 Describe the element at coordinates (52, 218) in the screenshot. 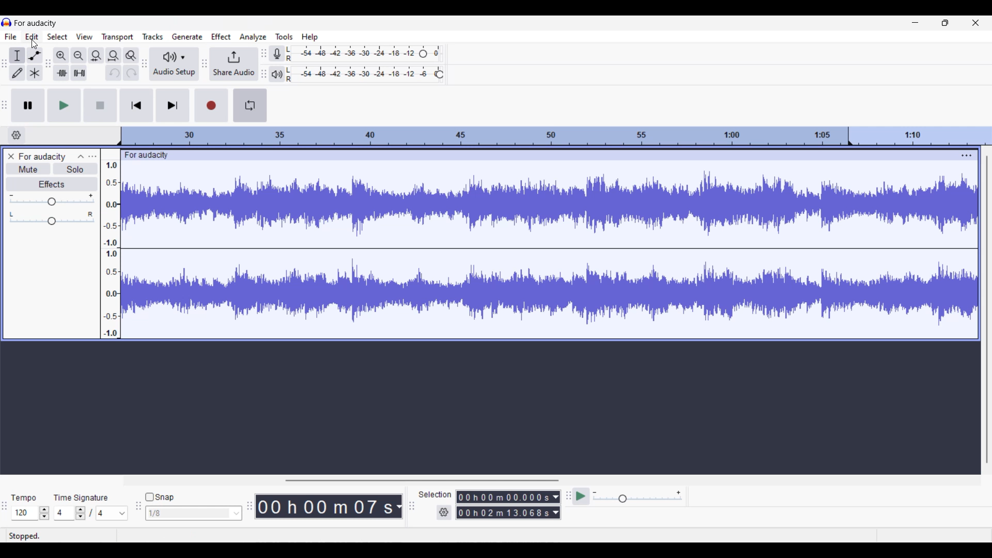

I see `Pan scale` at that location.